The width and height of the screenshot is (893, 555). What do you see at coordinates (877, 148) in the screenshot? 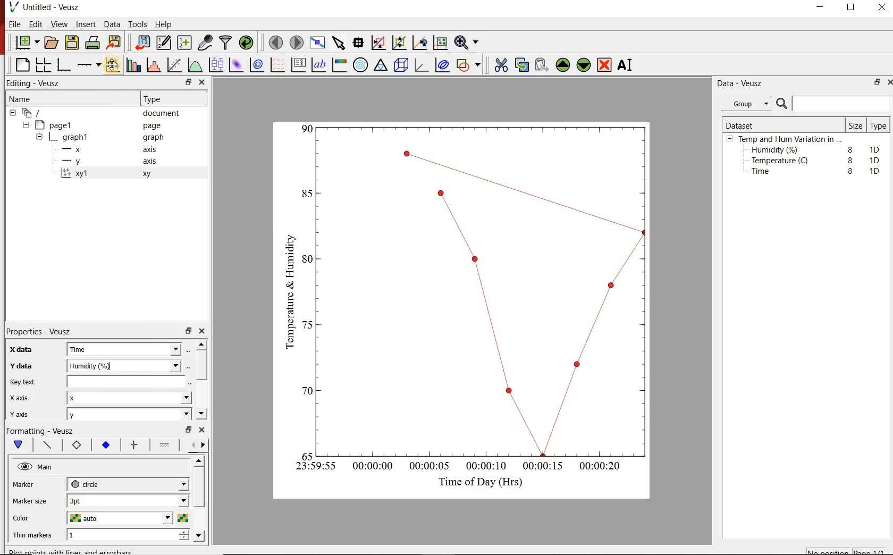
I see `1D` at bounding box center [877, 148].